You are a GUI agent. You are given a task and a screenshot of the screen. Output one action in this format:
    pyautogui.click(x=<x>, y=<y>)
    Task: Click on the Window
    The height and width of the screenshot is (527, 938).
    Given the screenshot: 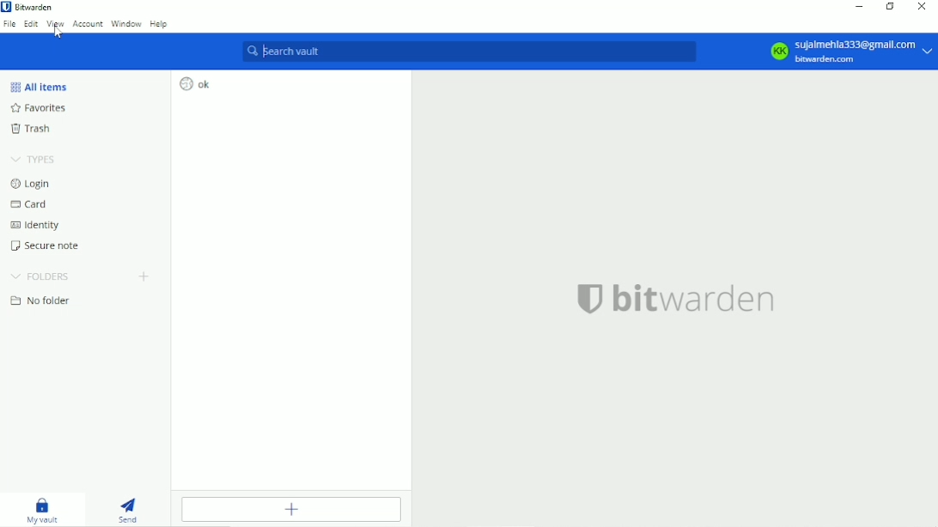 What is the action you would take?
    pyautogui.click(x=125, y=23)
    